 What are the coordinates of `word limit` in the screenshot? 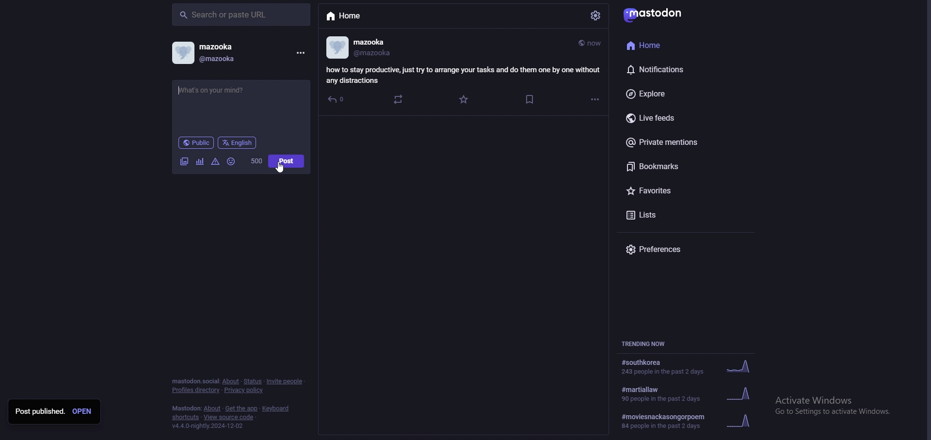 It's located at (257, 161).